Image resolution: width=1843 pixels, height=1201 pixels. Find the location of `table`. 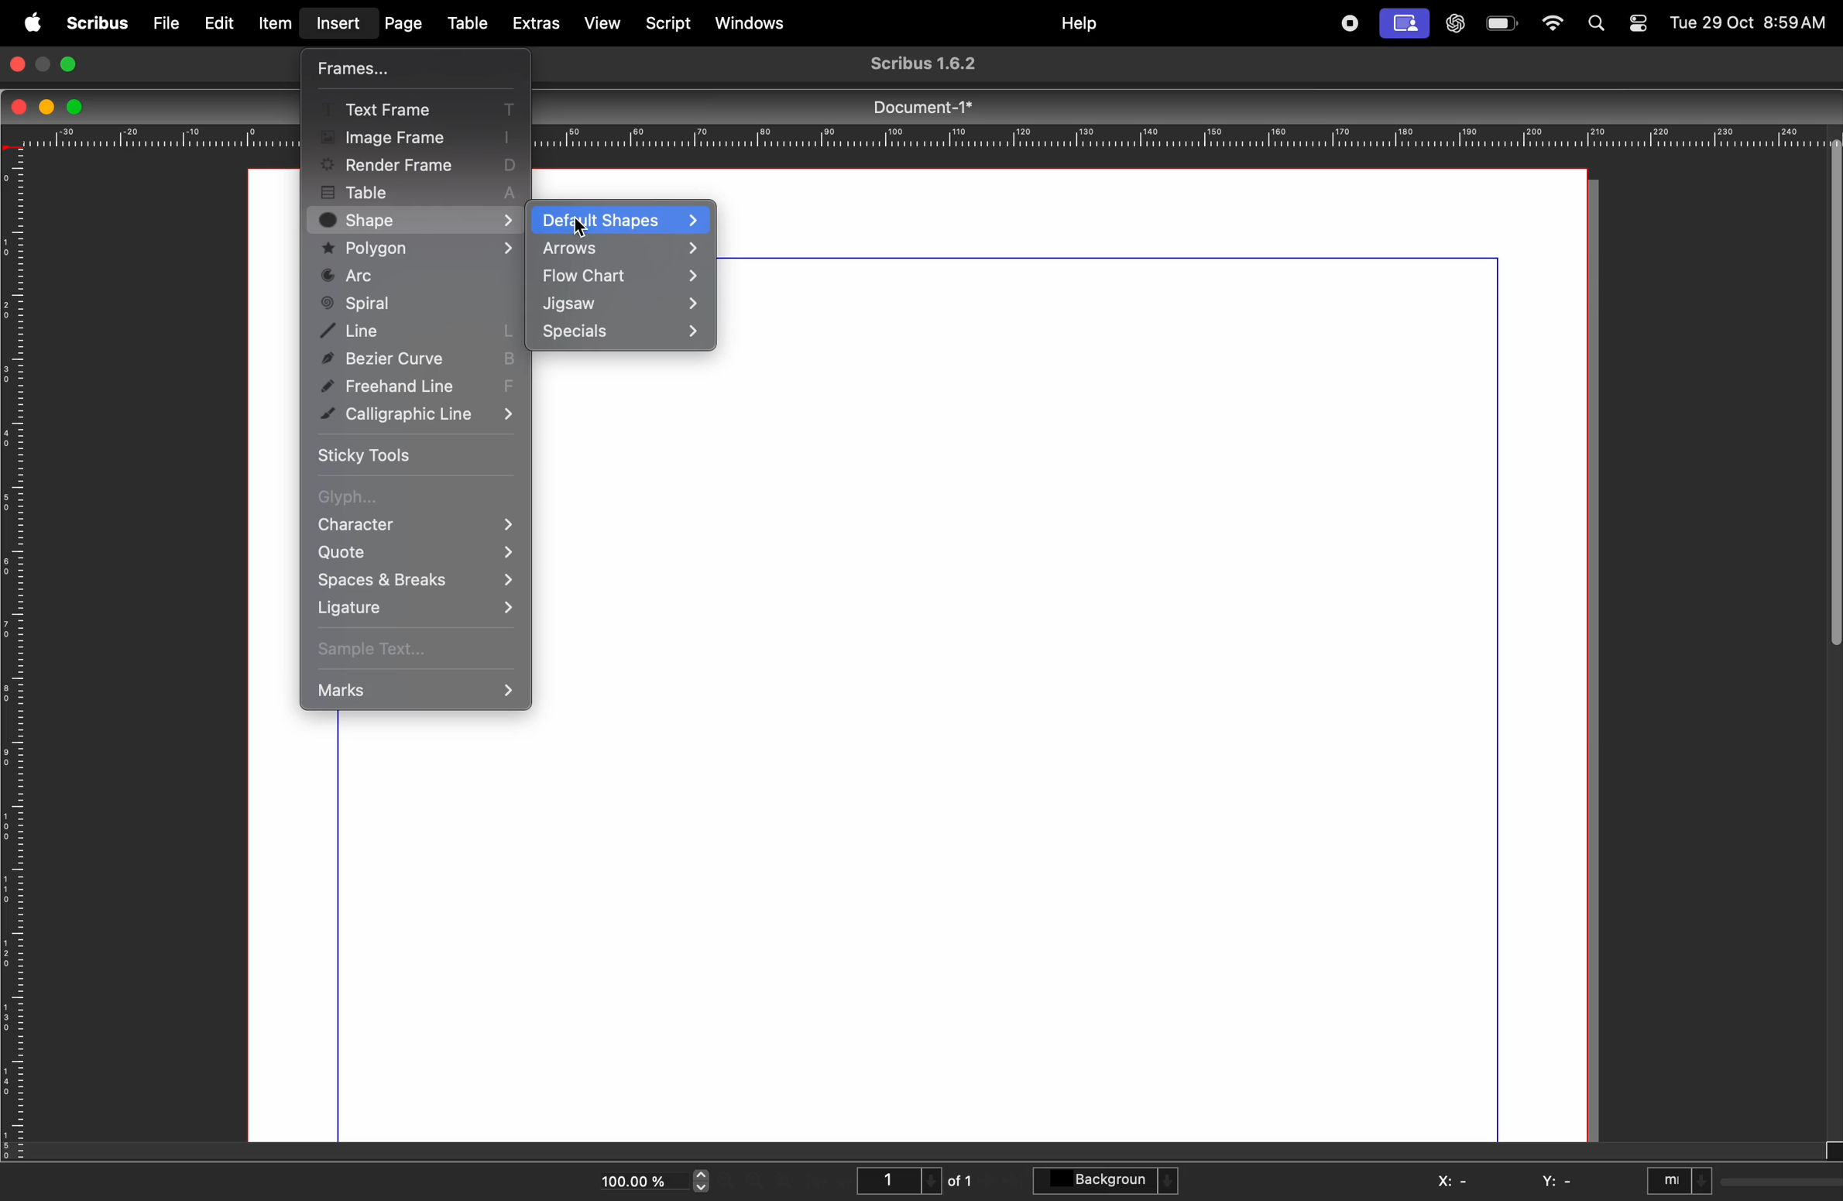

table is located at coordinates (465, 19).